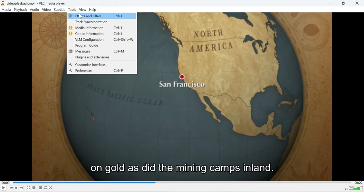 This screenshot has width=364, height=192. I want to click on Program Guide, so click(88, 46).